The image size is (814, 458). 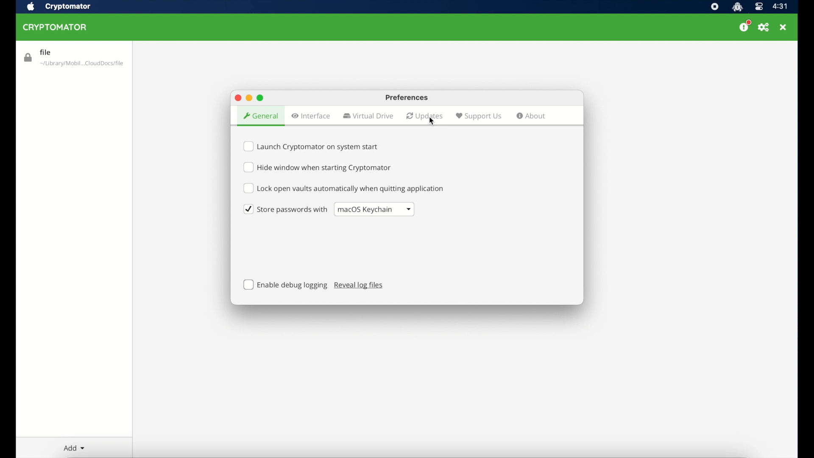 What do you see at coordinates (260, 116) in the screenshot?
I see `general` at bounding box center [260, 116].